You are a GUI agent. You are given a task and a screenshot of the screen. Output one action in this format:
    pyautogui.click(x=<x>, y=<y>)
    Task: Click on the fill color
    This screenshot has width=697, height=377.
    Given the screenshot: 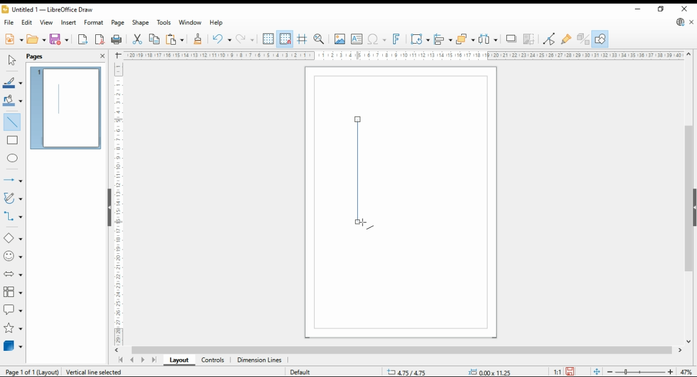 What is the action you would take?
    pyautogui.click(x=12, y=100)
    